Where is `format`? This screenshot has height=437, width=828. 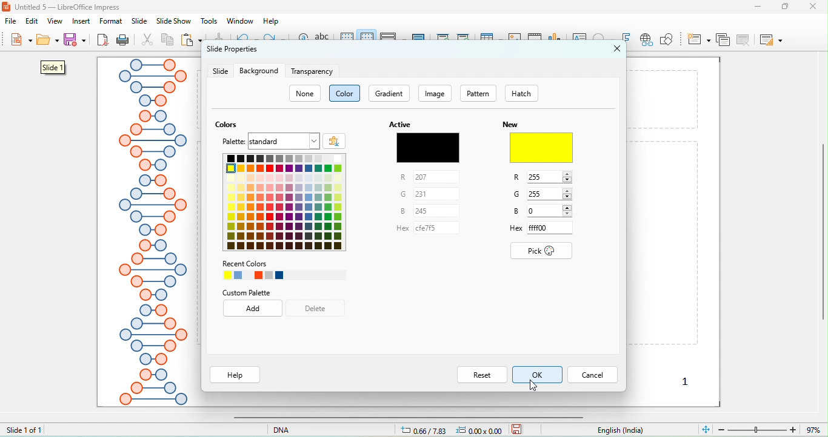 format is located at coordinates (111, 21).